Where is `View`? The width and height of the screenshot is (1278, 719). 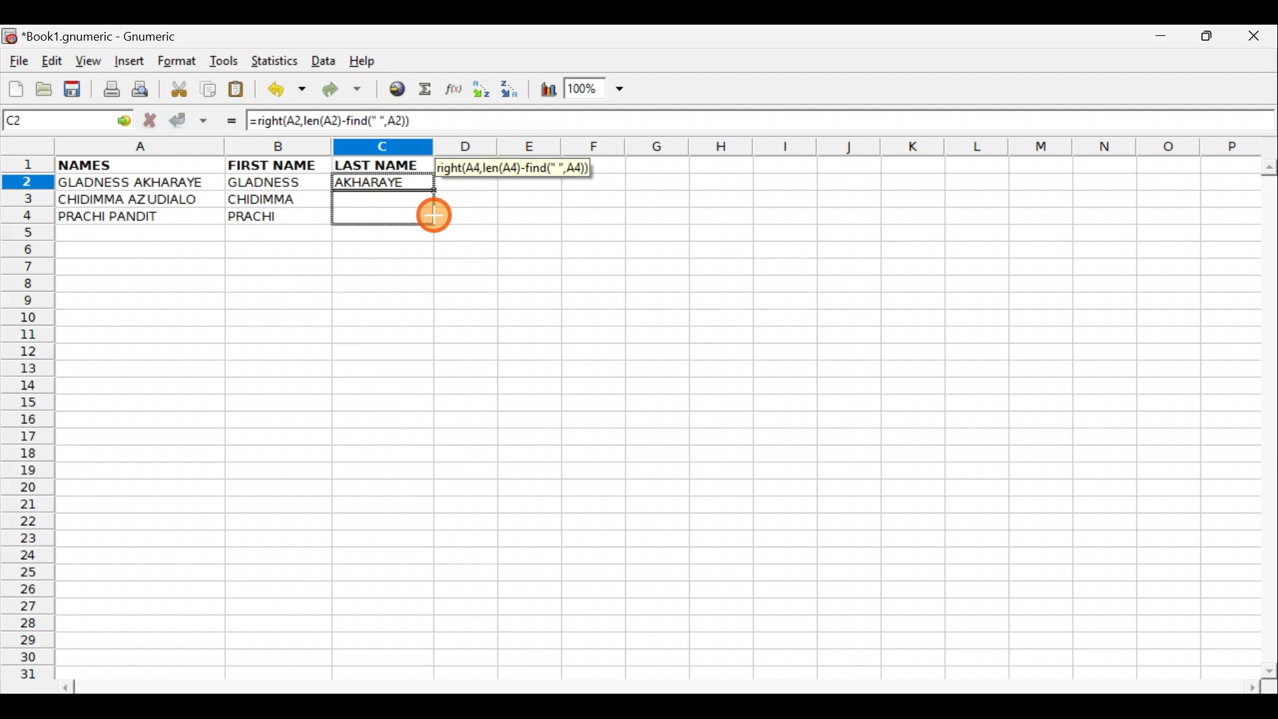 View is located at coordinates (85, 61).